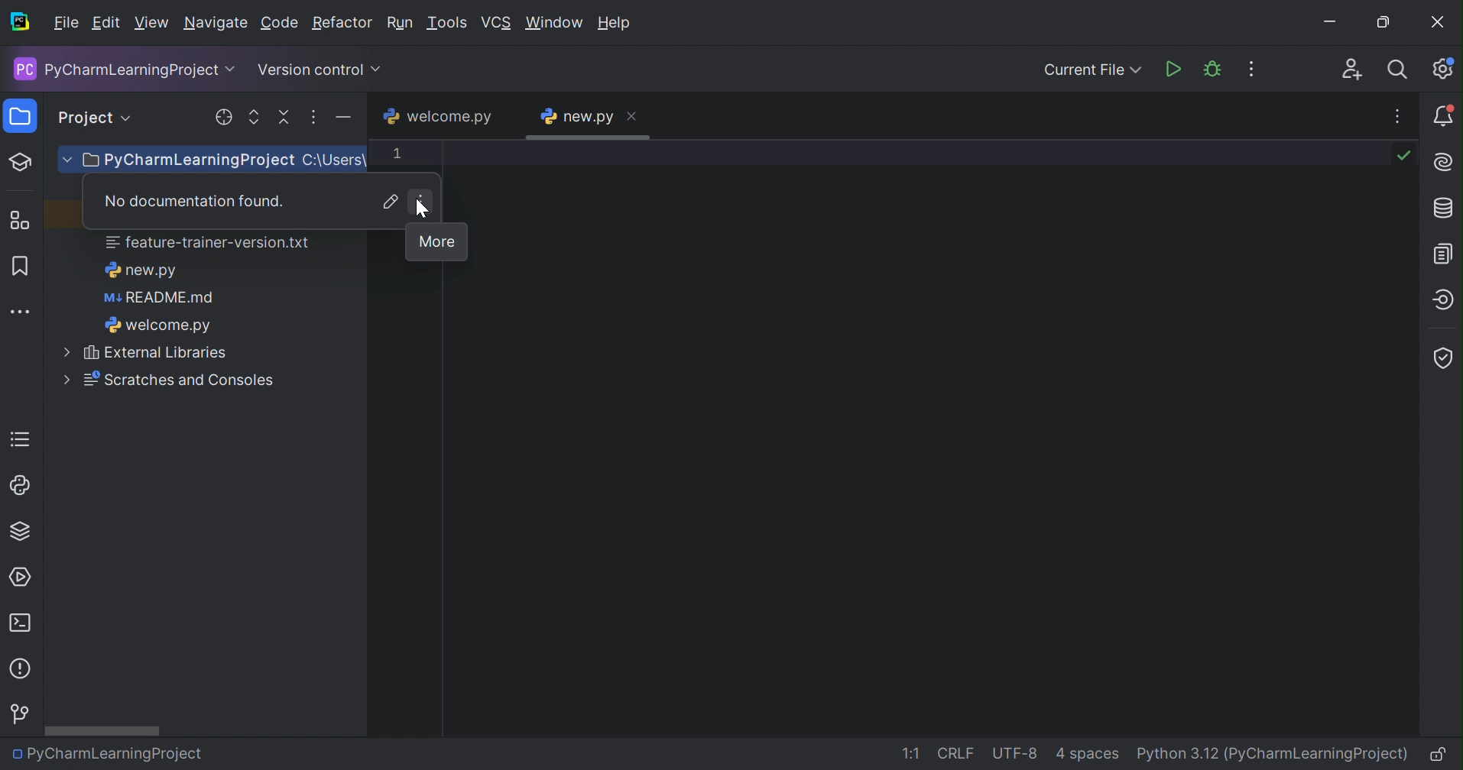 This screenshot has height=770, width=1463. I want to click on PyCharmLearningProject, so click(105, 753).